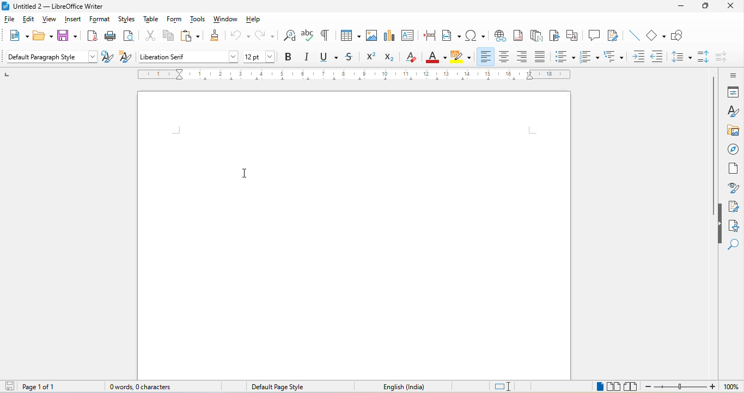 The height and width of the screenshot is (393, 744). Describe the element at coordinates (31, 19) in the screenshot. I see `edit` at that location.